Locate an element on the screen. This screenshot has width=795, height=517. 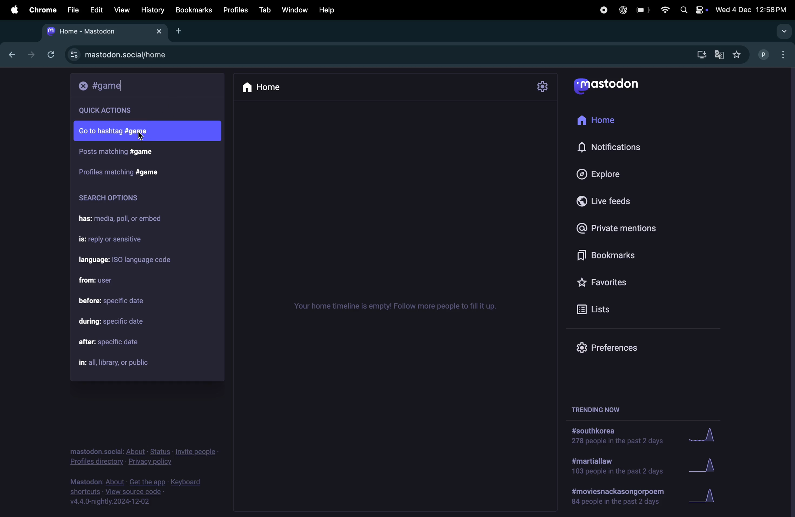
Bookmarks is located at coordinates (627, 256).